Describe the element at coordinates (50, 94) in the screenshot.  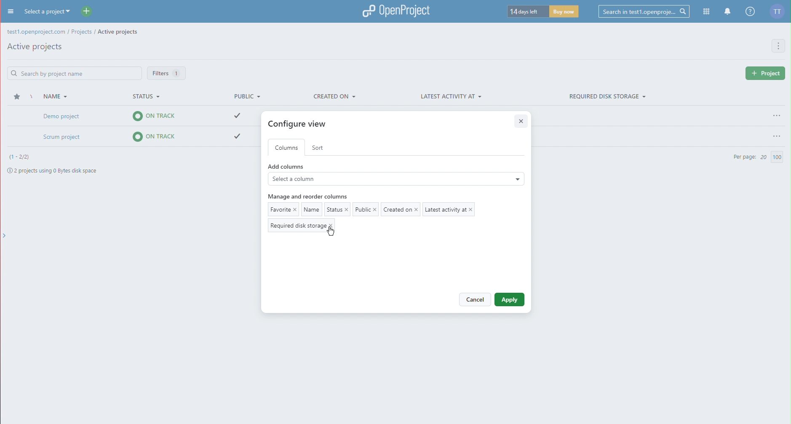
I see `Name` at that location.